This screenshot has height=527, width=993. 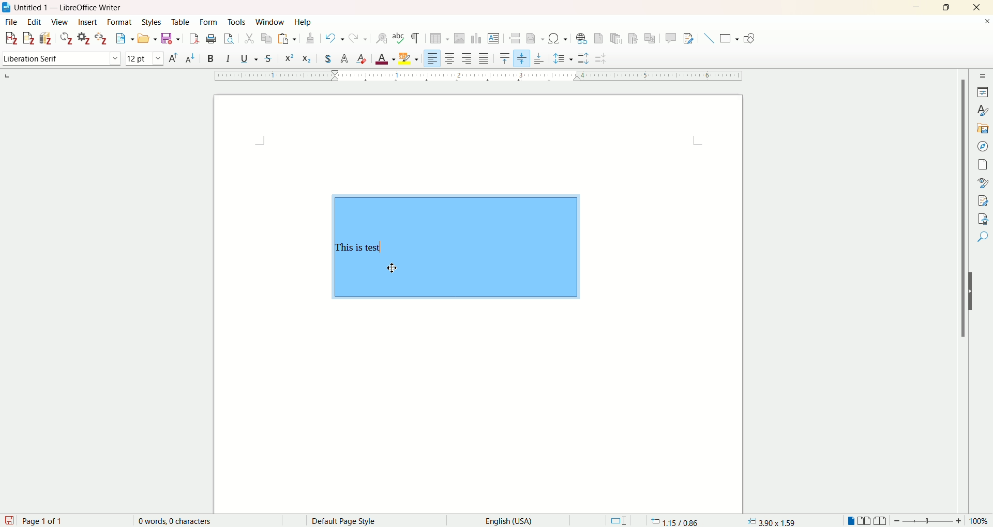 I want to click on fill color, so click(x=549, y=57).